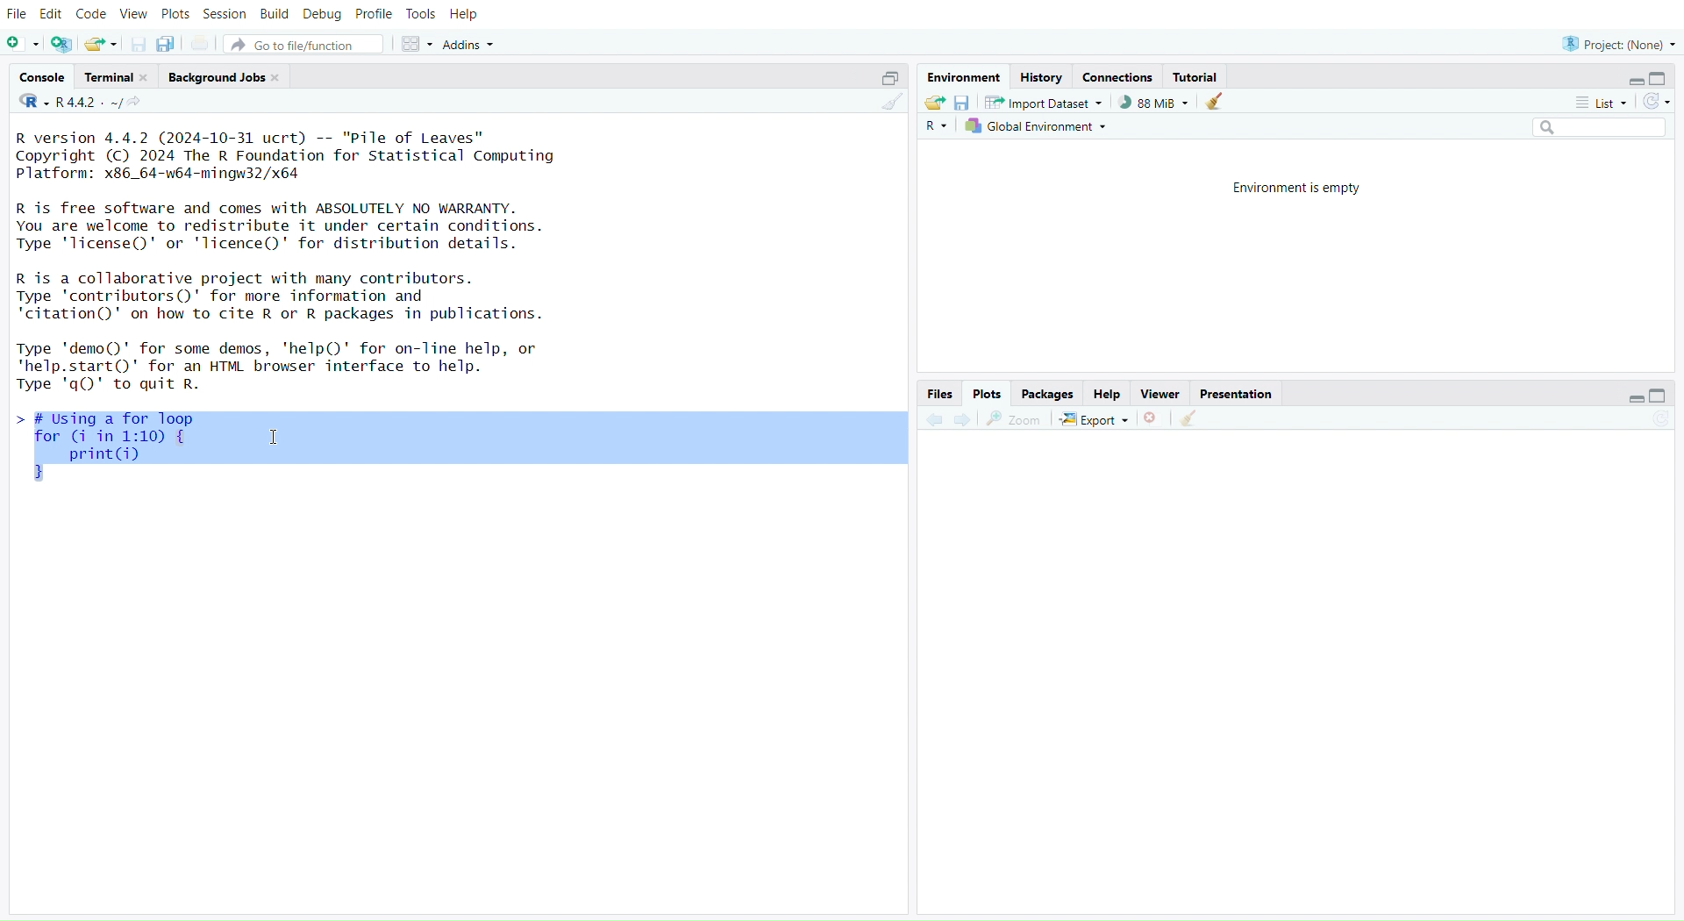 The width and height of the screenshot is (1684, 921). What do you see at coordinates (117, 77) in the screenshot?
I see `terminal` at bounding box center [117, 77].